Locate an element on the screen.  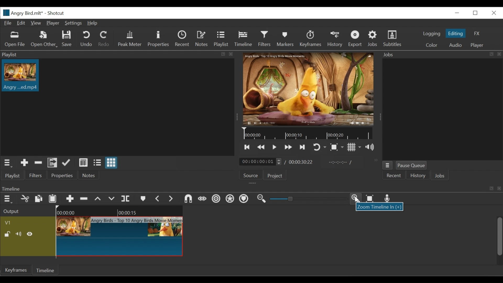
Markers is located at coordinates (286, 39).